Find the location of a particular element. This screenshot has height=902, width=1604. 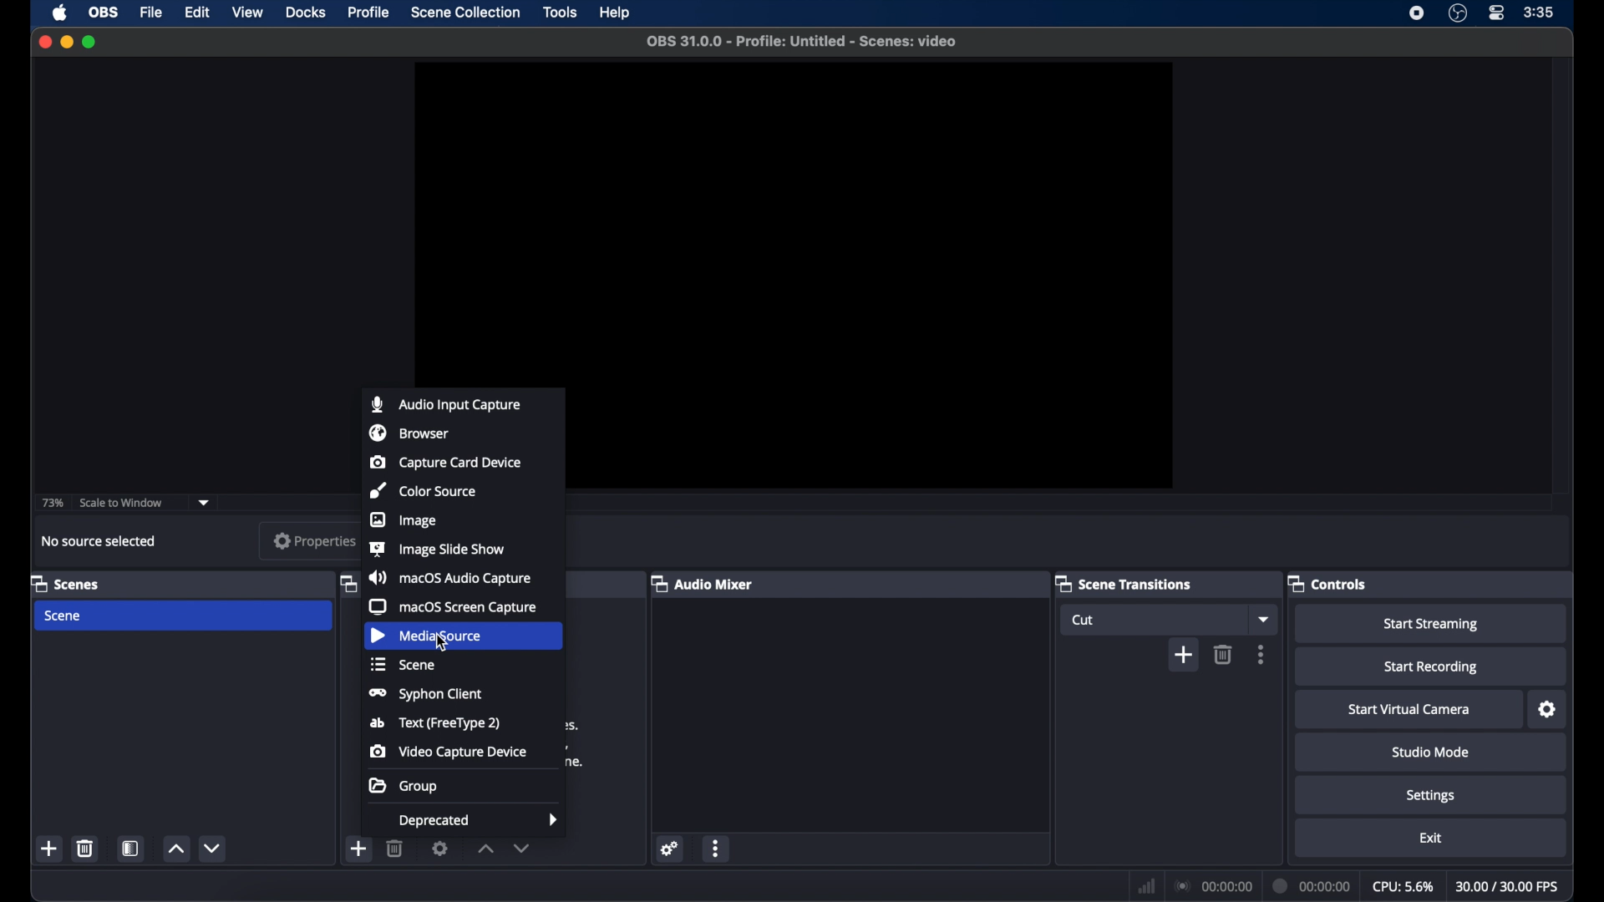

color source is located at coordinates (425, 490).